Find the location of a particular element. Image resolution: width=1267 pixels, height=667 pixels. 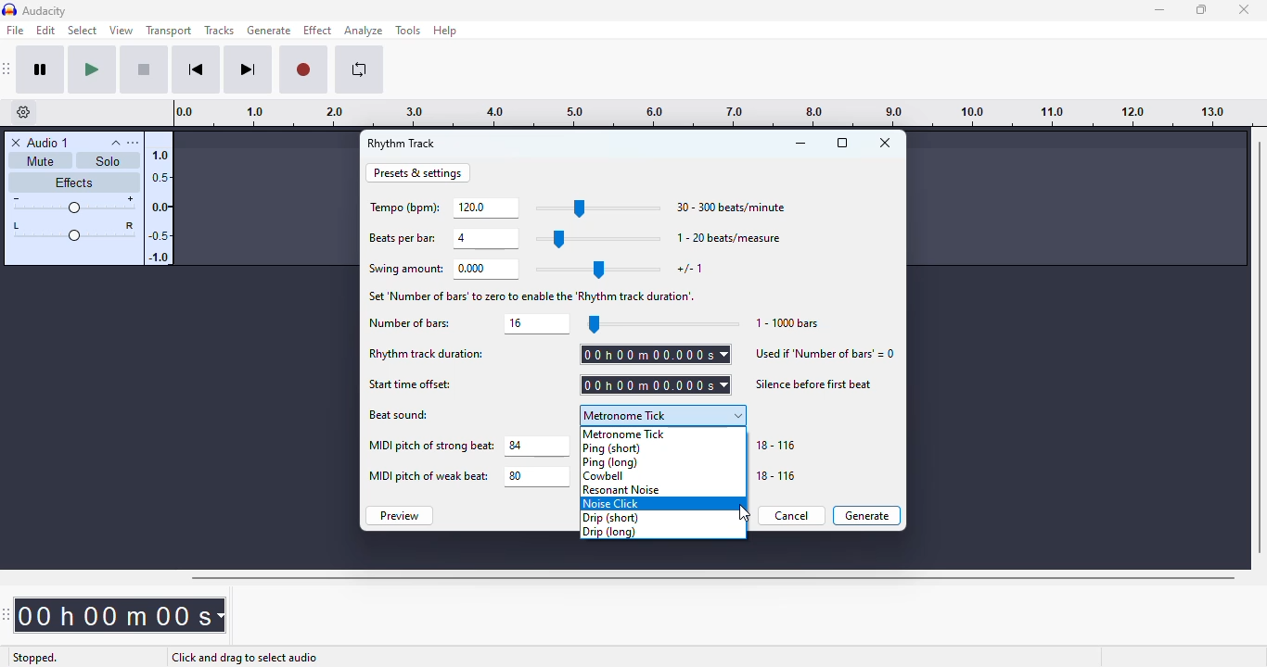

ping (short) is located at coordinates (659, 449).